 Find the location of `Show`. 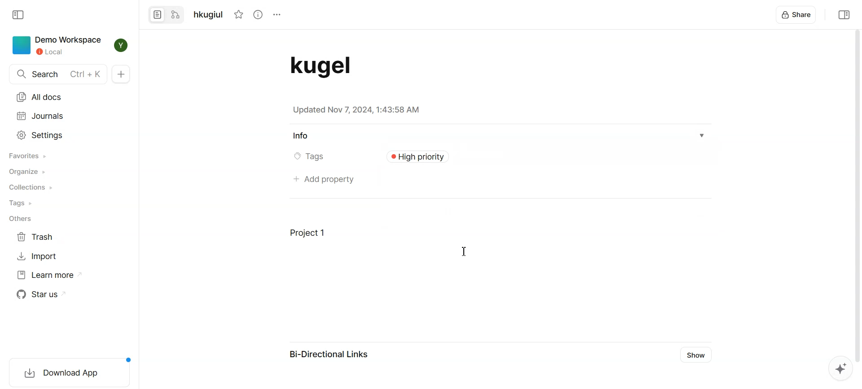

Show is located at coordinates (698, 354).